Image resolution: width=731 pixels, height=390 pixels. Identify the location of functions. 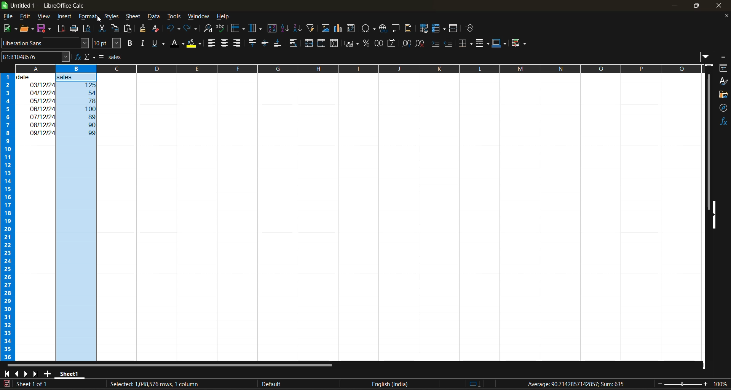
(722, 123).